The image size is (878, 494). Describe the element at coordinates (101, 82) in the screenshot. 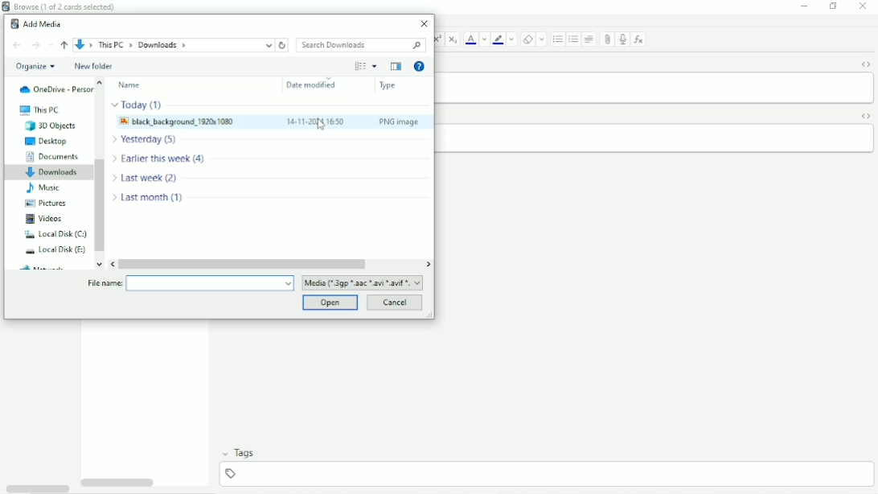

I see `move up` at that location.